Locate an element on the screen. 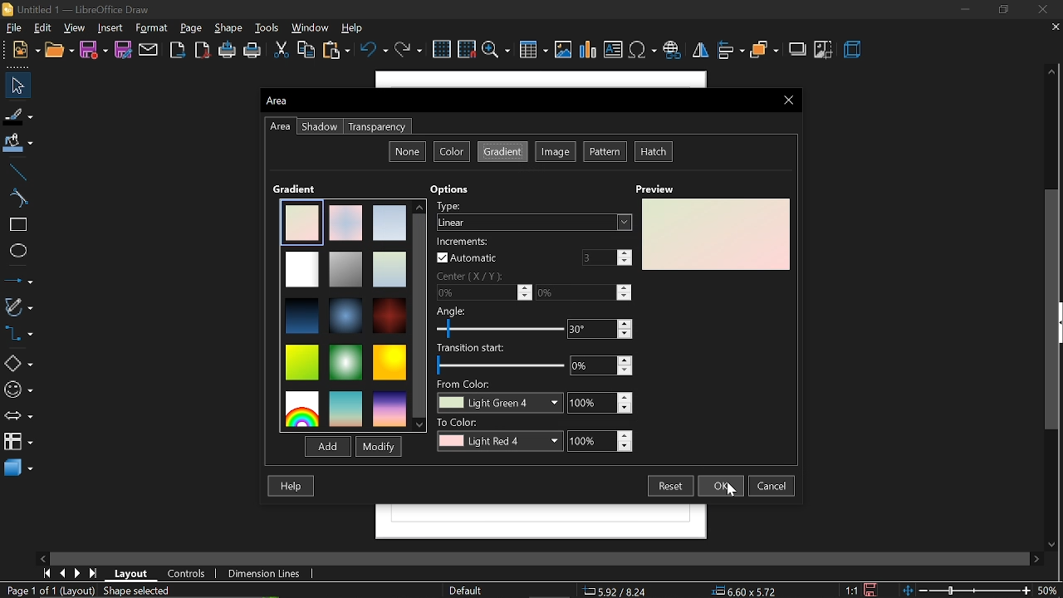  position (6.60x5.72) is located at coordinates (747, 590).